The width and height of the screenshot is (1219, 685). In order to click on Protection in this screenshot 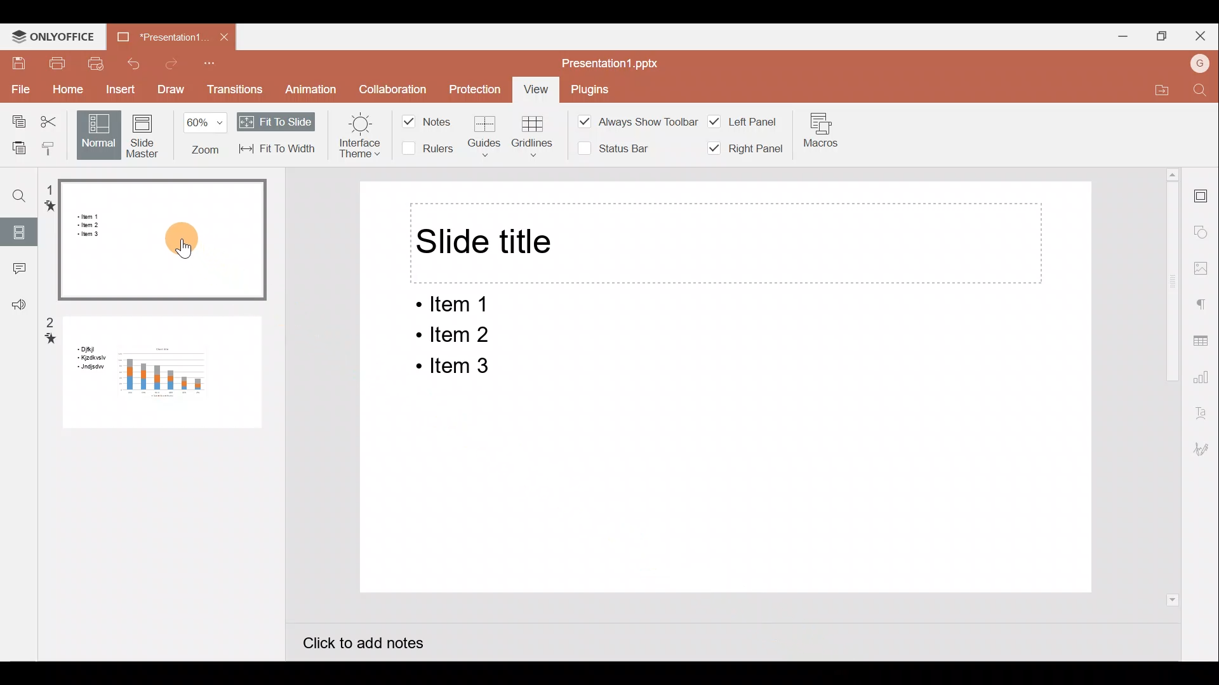, I will do `click(472, 87)`.